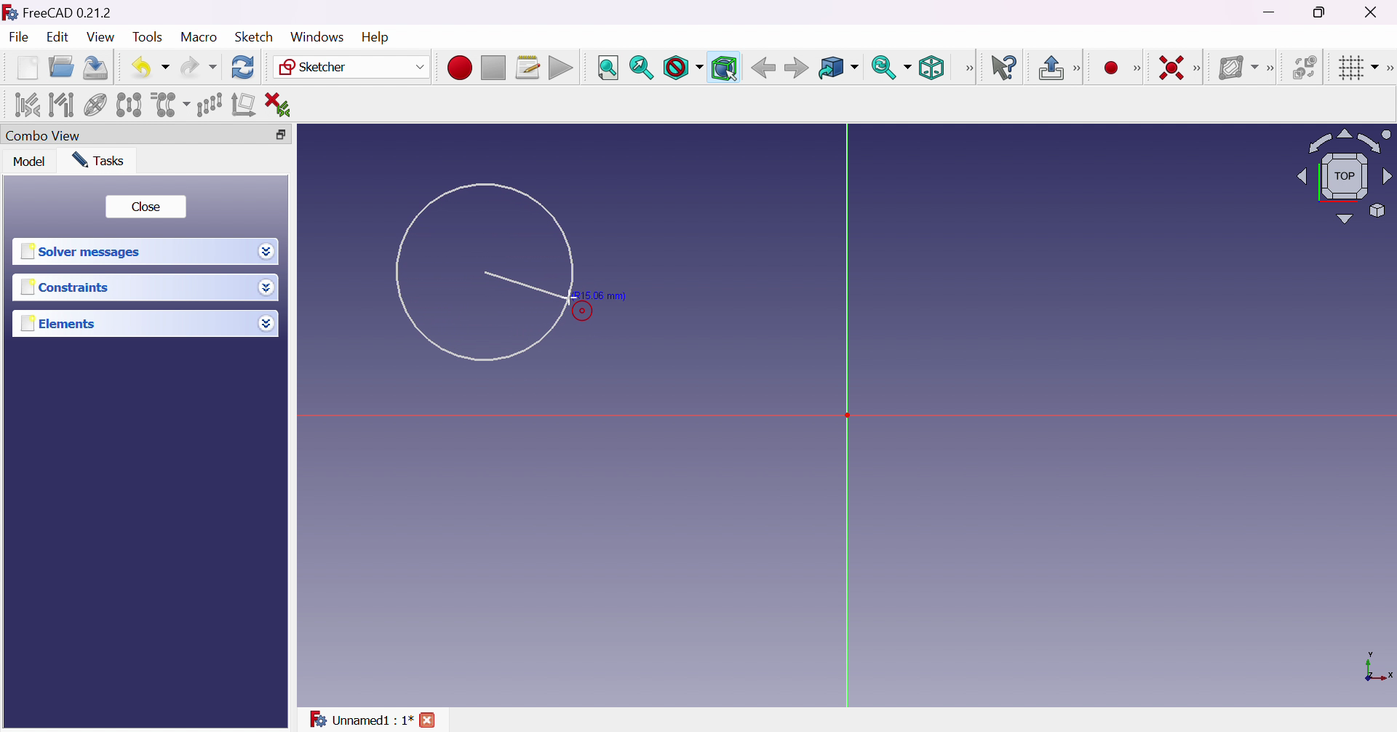  Describe the element at coordinates (1321, 12) in the screenshot. I see `Restore down` at that location.